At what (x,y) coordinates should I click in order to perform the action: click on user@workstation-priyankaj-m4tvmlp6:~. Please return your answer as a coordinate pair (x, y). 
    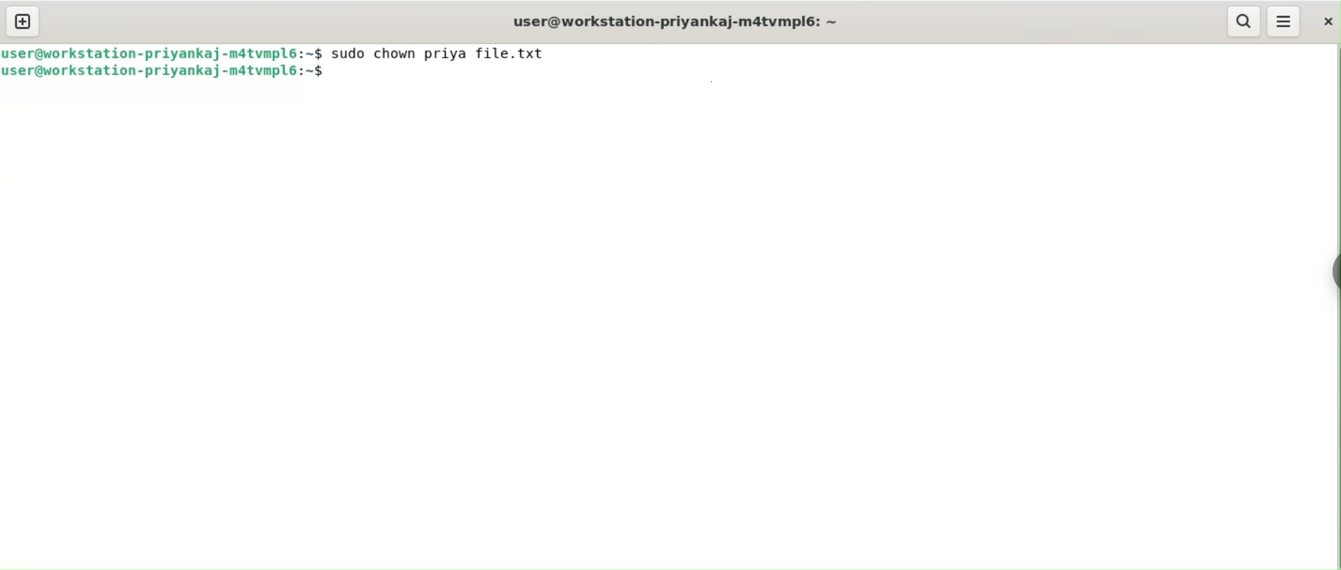
    Looking at the image, I should click on (673, 21).